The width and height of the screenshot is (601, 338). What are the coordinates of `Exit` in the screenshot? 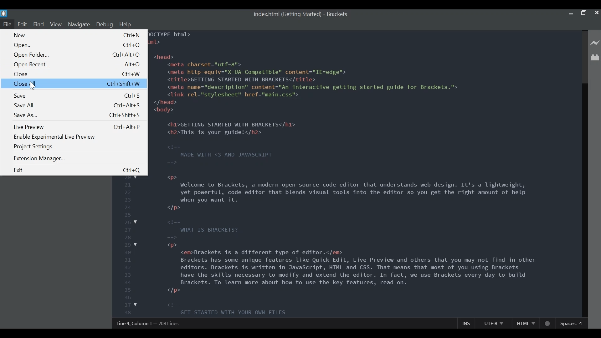 It's located at (76, 170).